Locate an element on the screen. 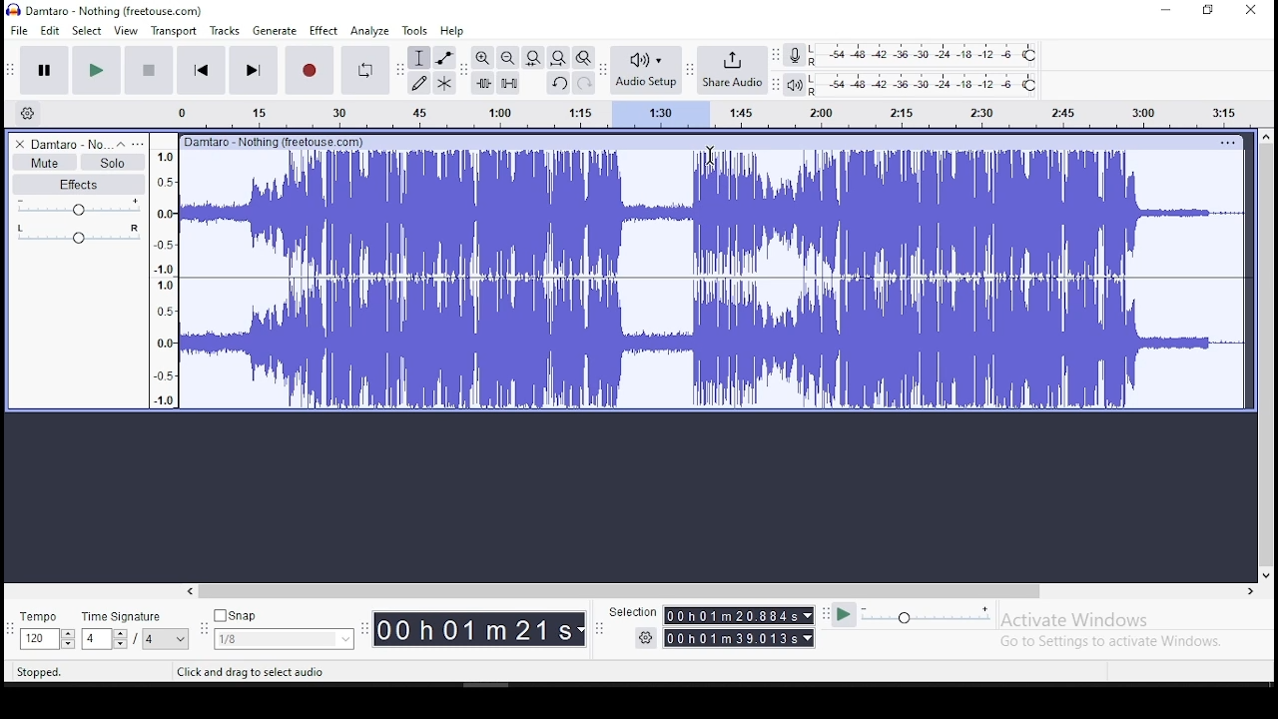   is located at coordinates (11, 68).